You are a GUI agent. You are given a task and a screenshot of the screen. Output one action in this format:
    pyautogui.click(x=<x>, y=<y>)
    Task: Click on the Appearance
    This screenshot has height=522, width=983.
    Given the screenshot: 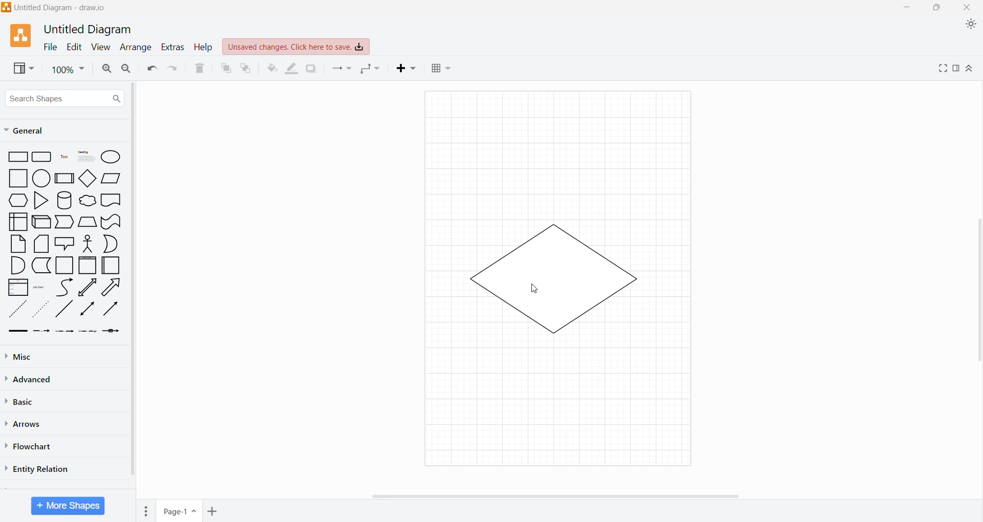 What is the action you would take?
    pyautogui.click(x=973, y=26)
    